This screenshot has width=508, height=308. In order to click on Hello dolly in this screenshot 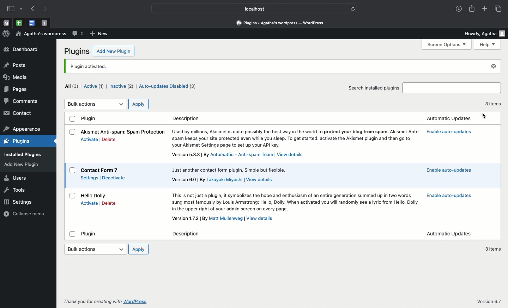, I will do `click(95, 195)`.